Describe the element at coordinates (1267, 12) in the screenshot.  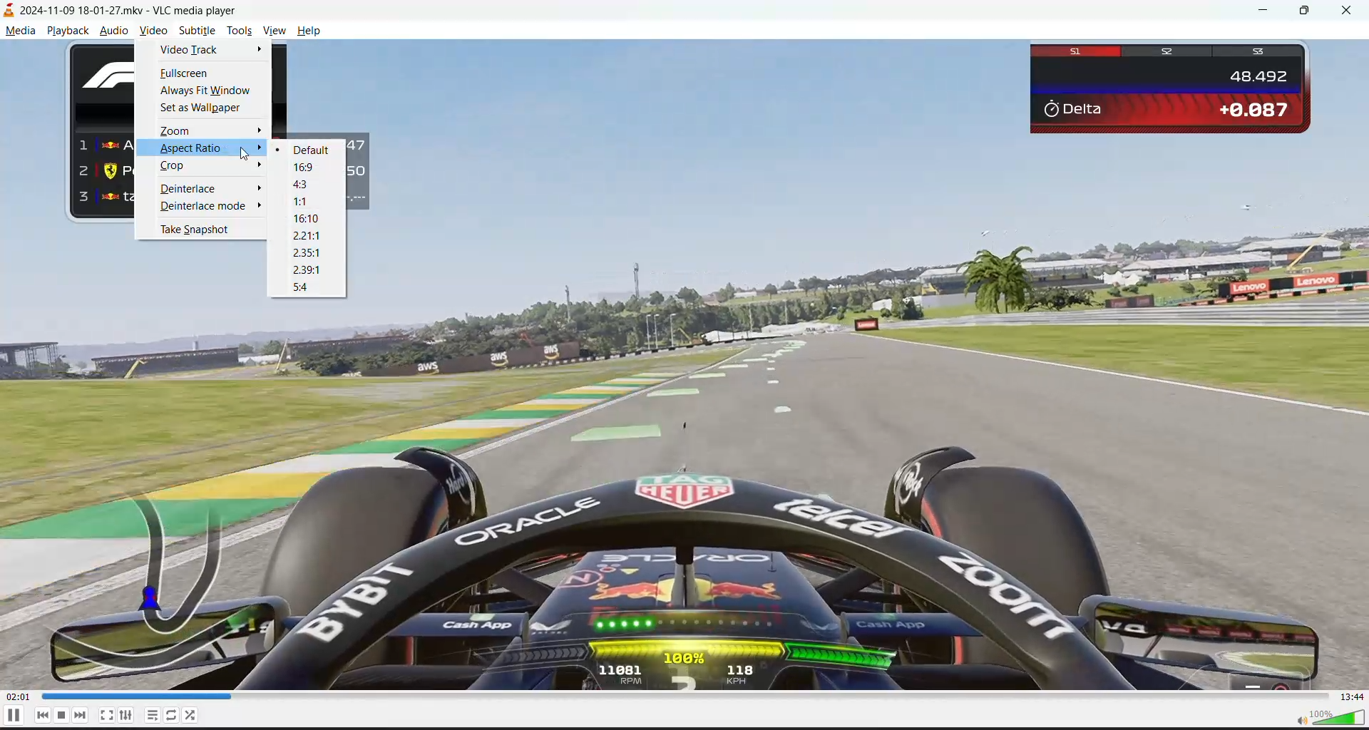
I see `minimize` at that location.